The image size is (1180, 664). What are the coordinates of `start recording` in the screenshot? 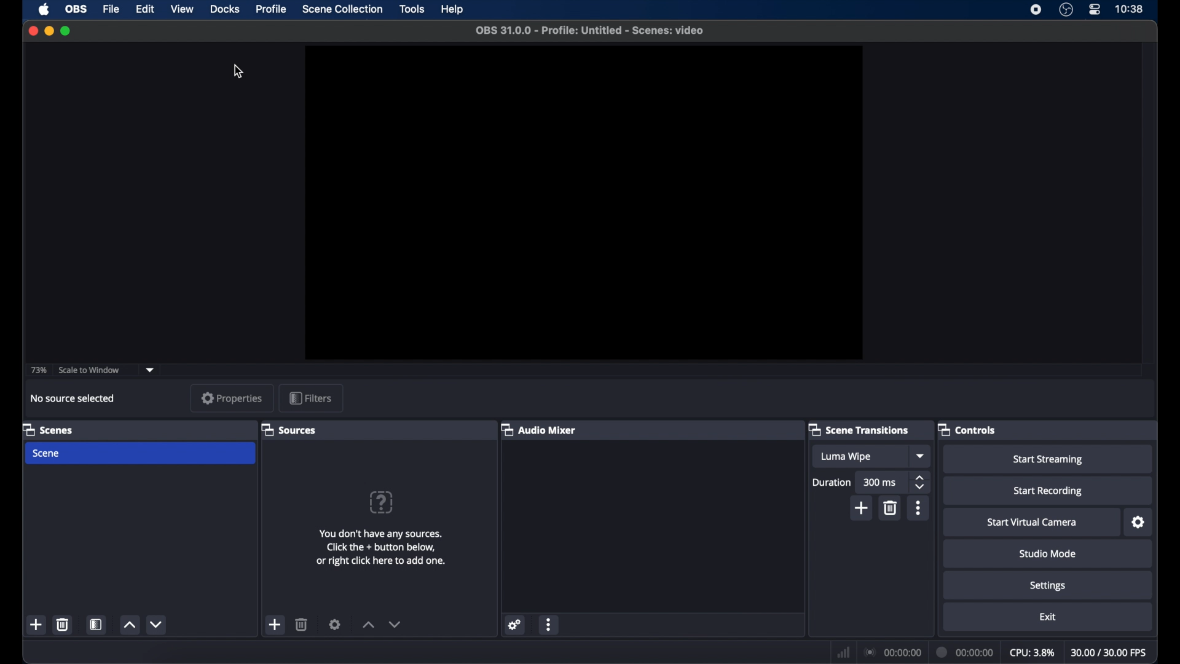 It's located at (1050, 491).